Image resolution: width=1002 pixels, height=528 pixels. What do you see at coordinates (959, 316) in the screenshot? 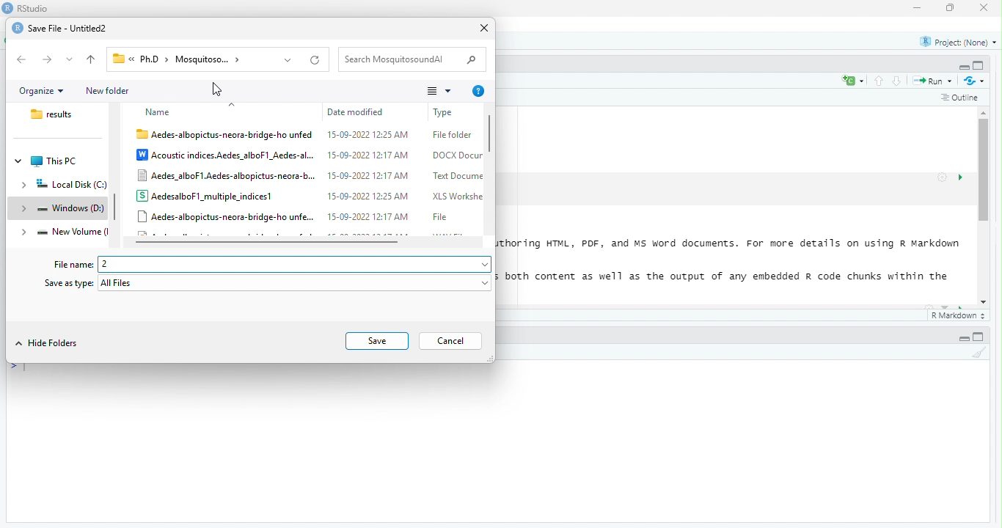
I see `R Markdown` at bounding box center [959, 316].